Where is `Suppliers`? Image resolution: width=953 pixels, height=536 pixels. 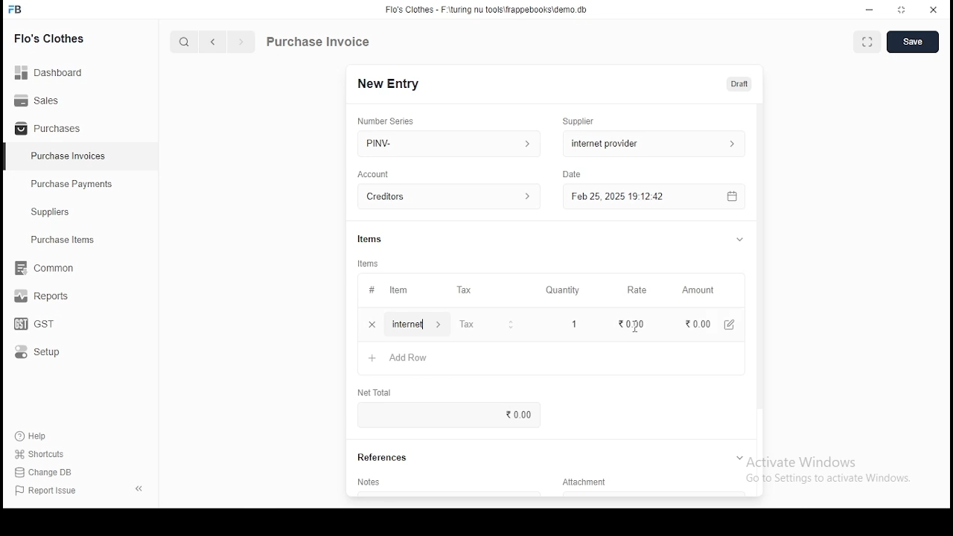
Suppliers is located at coordinates (54, 212).